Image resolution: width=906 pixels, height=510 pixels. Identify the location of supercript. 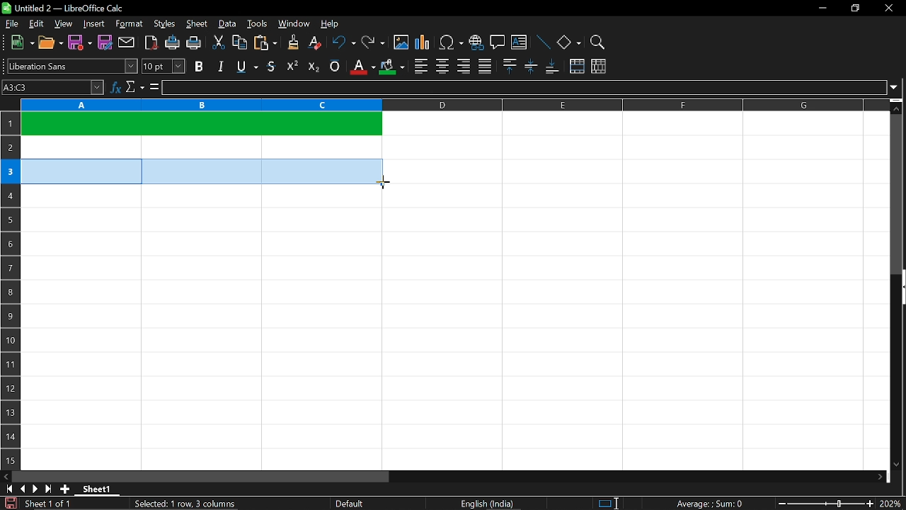
(292, 66).